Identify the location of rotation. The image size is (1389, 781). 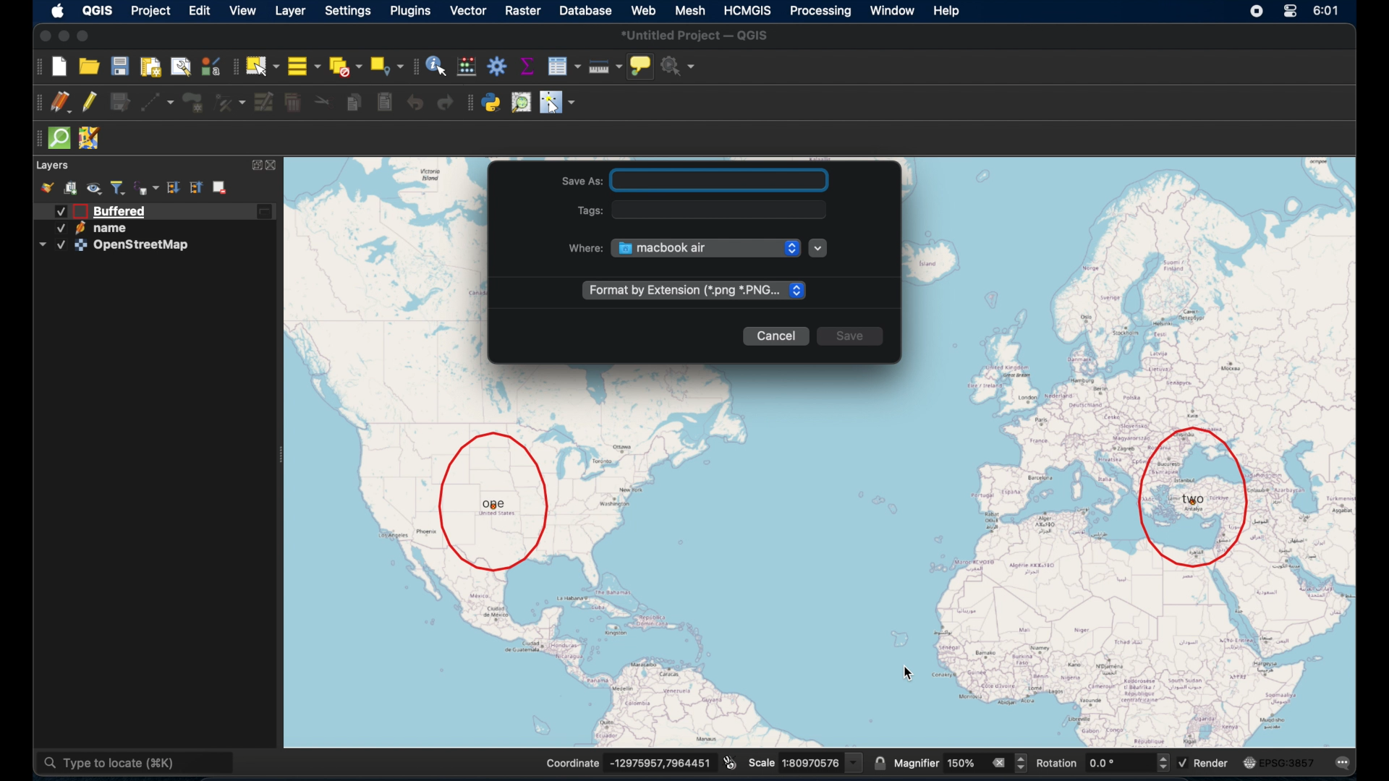
(1056, 764).